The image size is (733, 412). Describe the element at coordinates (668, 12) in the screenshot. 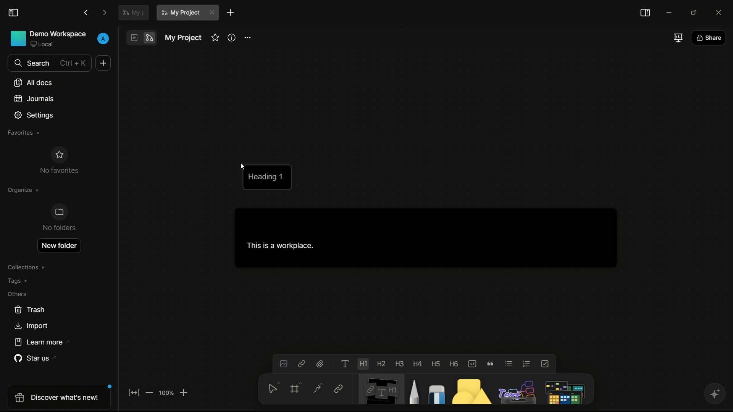

I see `minimize` at that location.